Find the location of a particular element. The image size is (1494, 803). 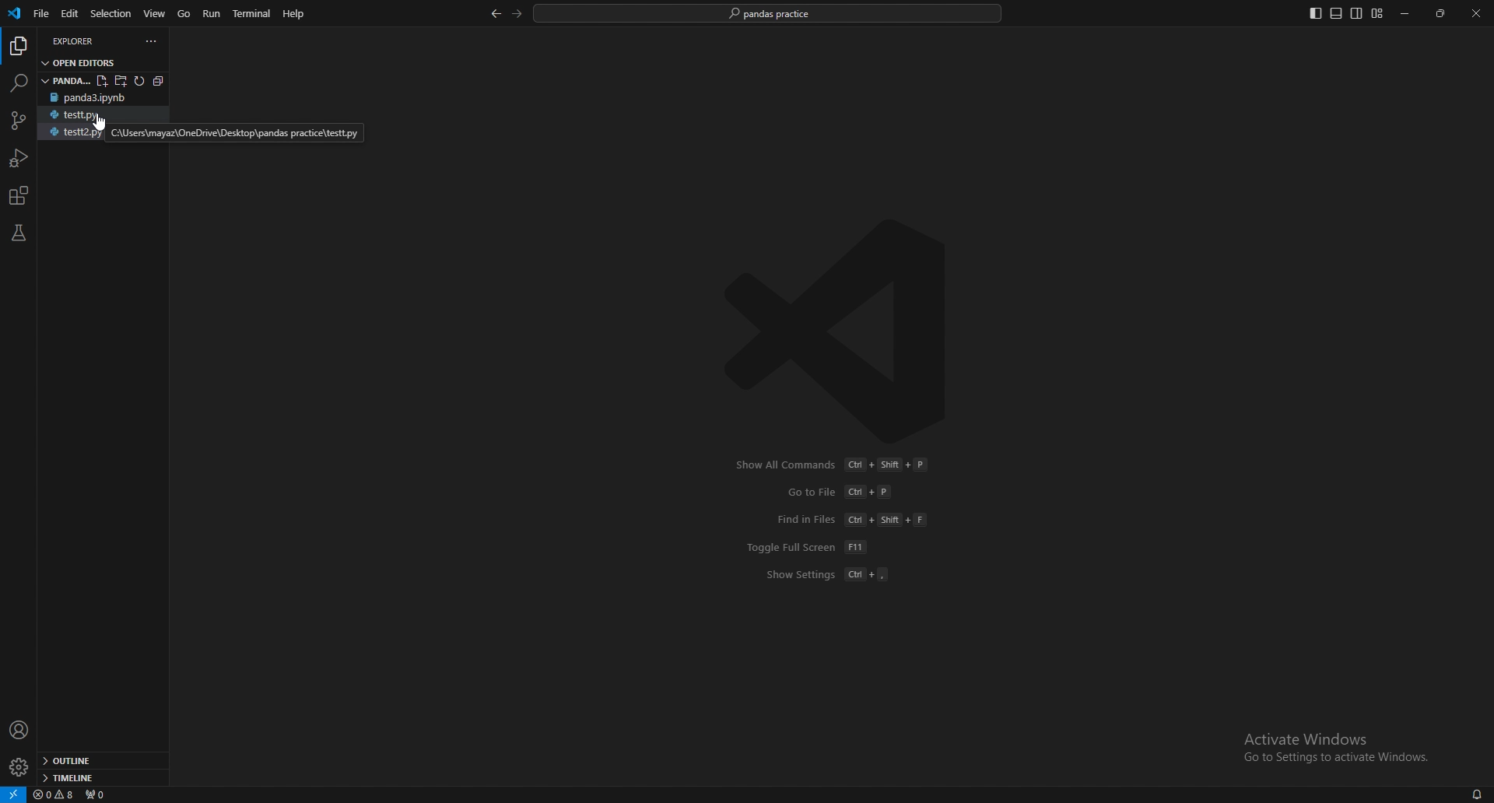

file is located at coordinates (42, 13).